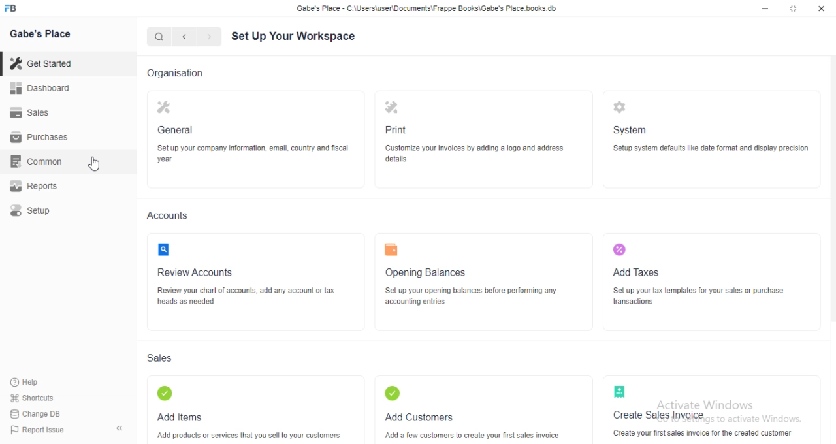 The width and height of the screenshot is (836, 444). What do you see at coordinates (166, 106) in the screenshot?
I see `logo` at bounding box center [166, 106].